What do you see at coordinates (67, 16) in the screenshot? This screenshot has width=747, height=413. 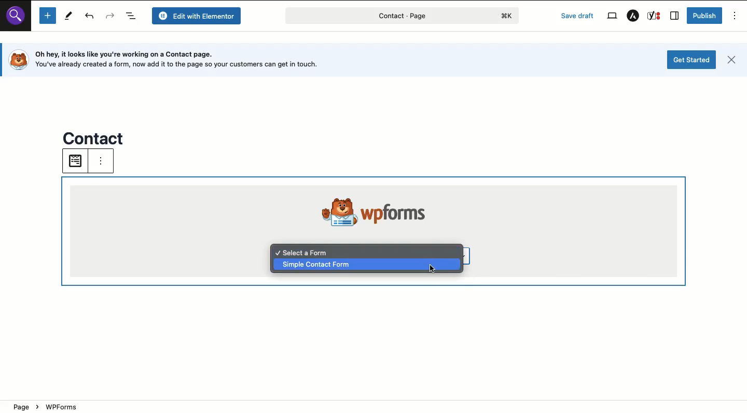 I see `Tools` at bounding box center [67, 16].